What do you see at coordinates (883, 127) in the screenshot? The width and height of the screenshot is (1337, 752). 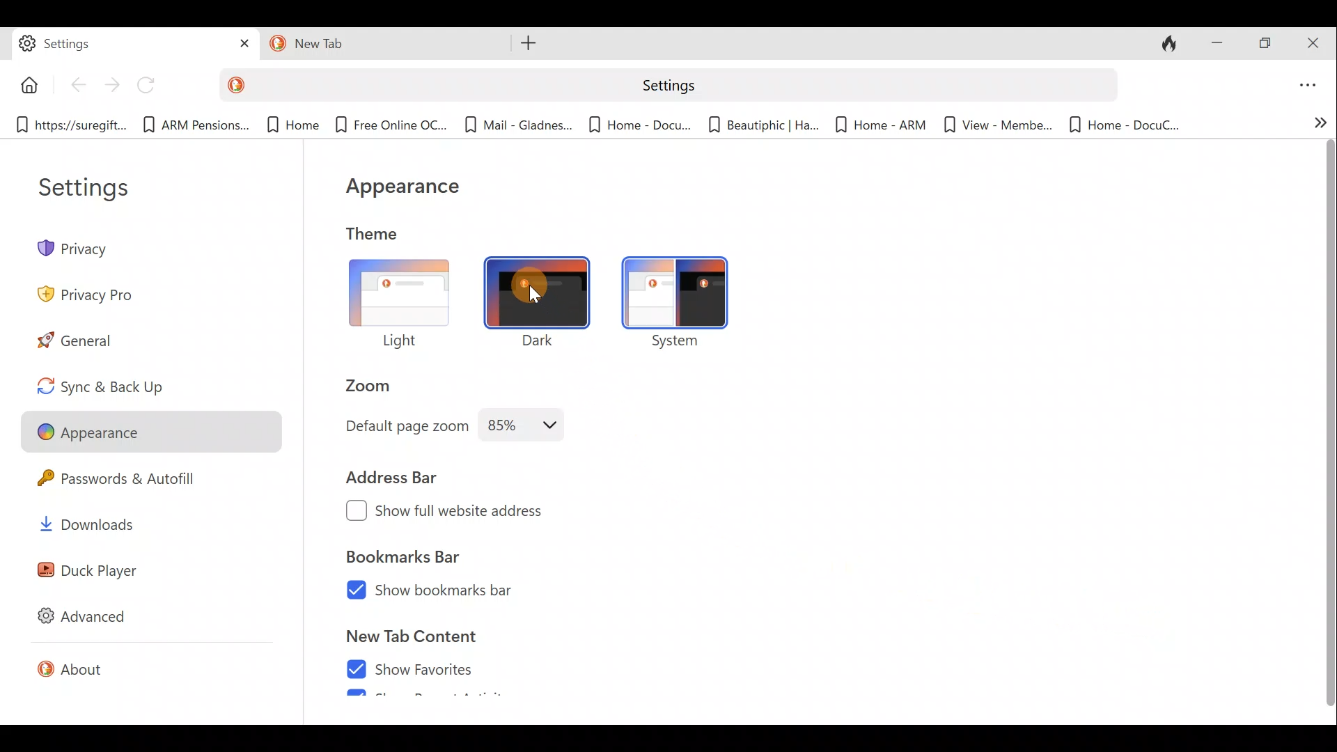 I see `Bookmark 8` at bounding box center [883, 127].